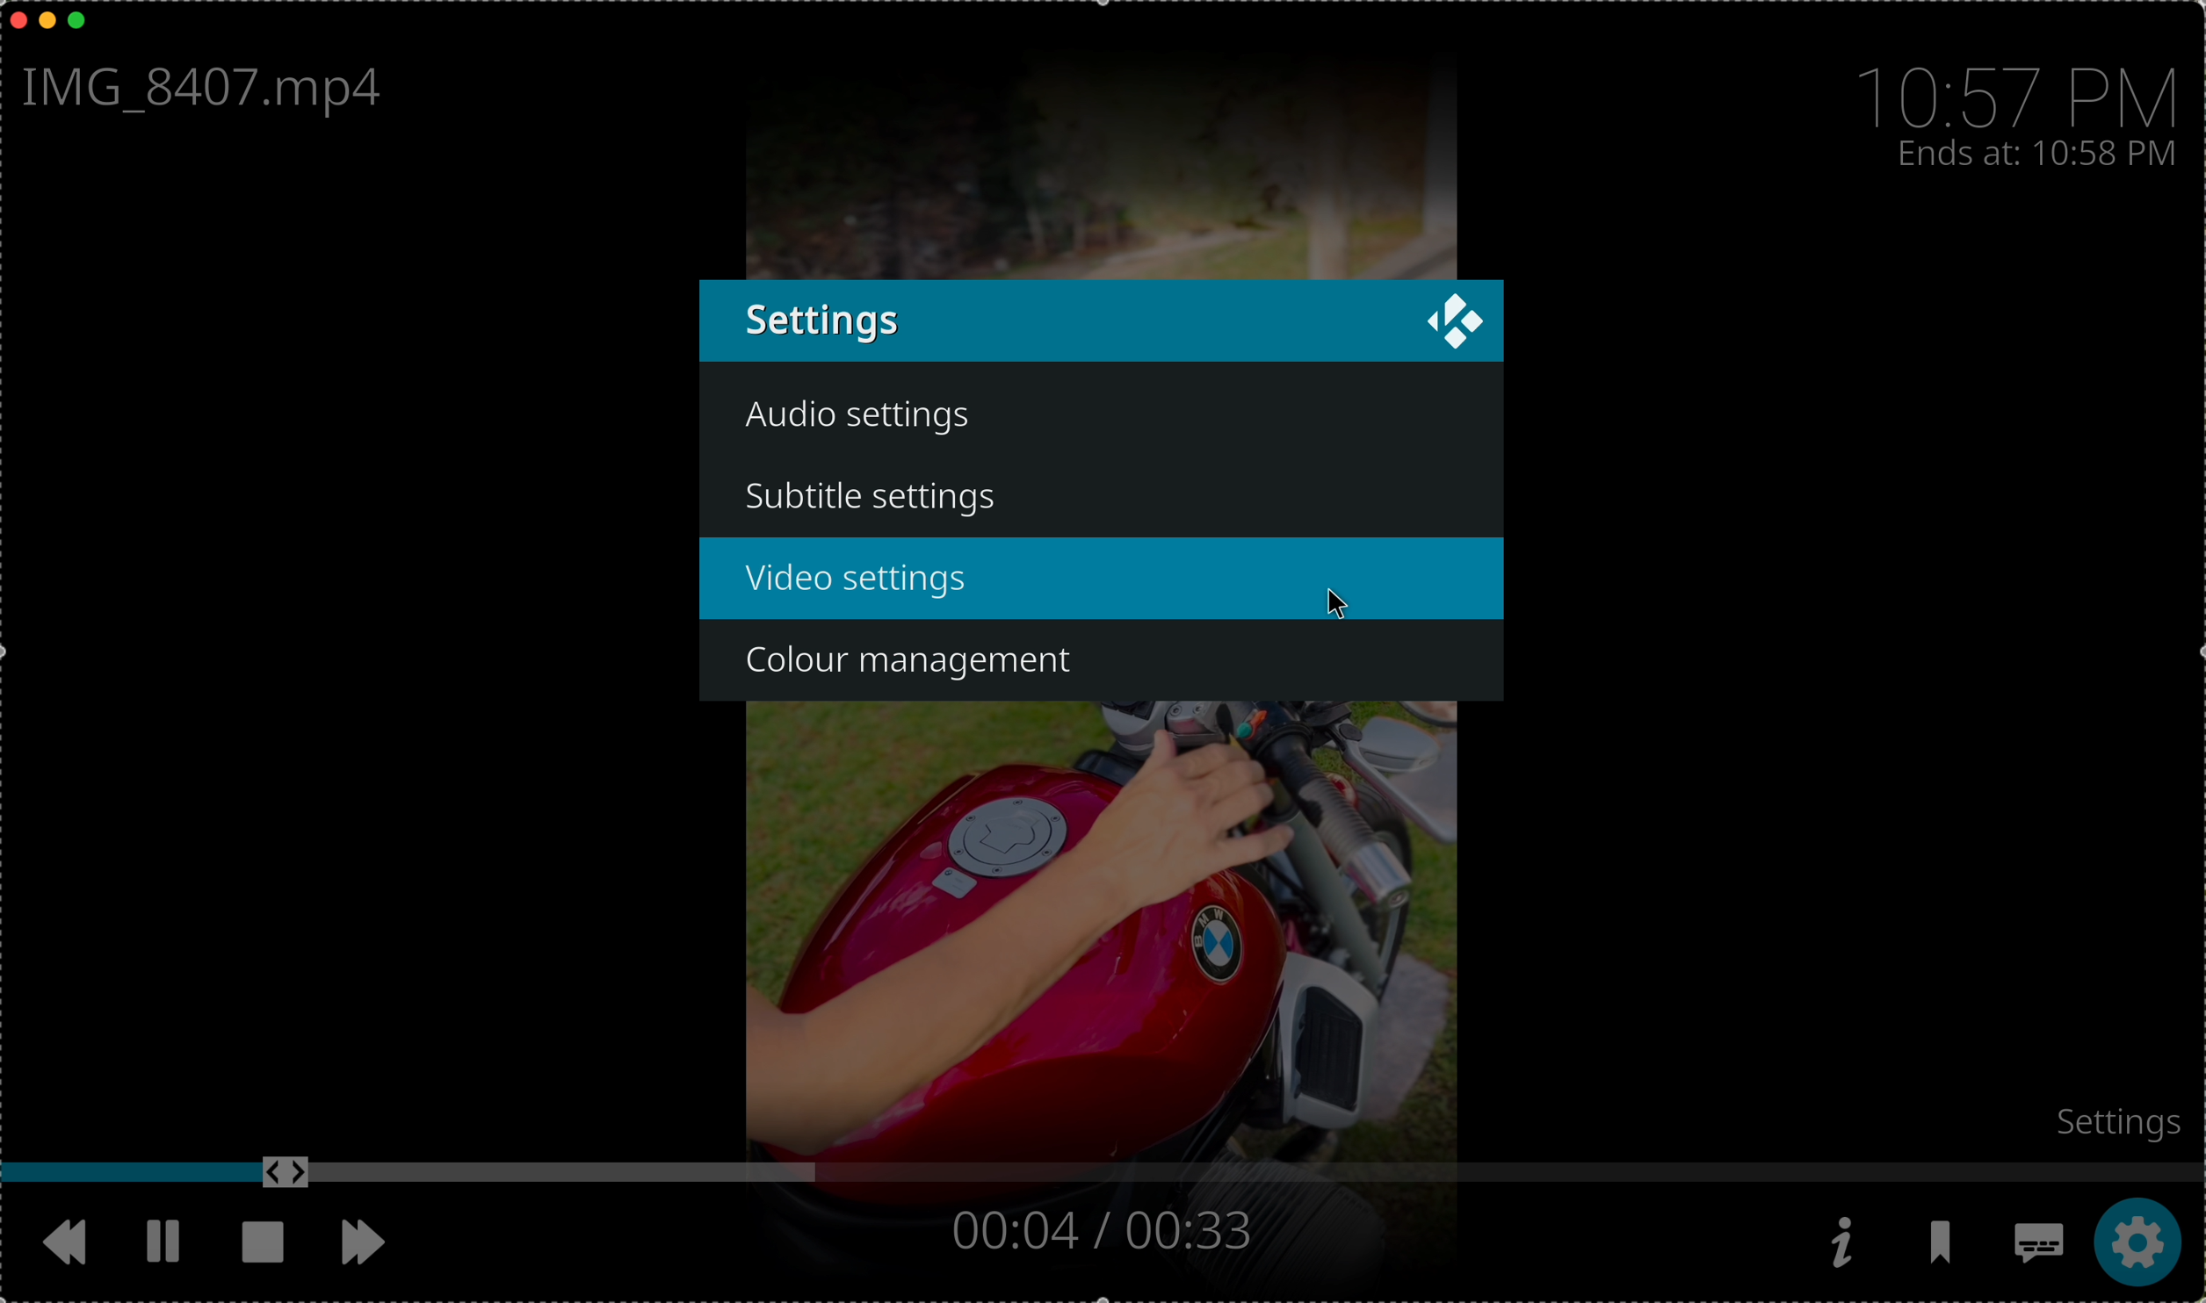 This screenshot has width=2206, height=1303. What do you see at coordinates (922, 664) in the screenshot?
I see `colour management` at bounding box center [922, 664].